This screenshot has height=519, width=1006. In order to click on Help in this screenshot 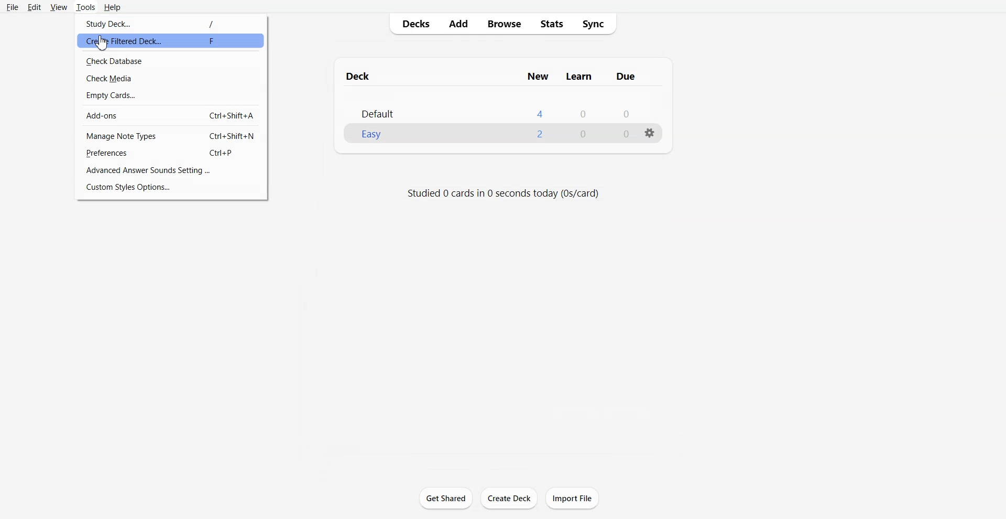, I will do `click(113, 7)`.